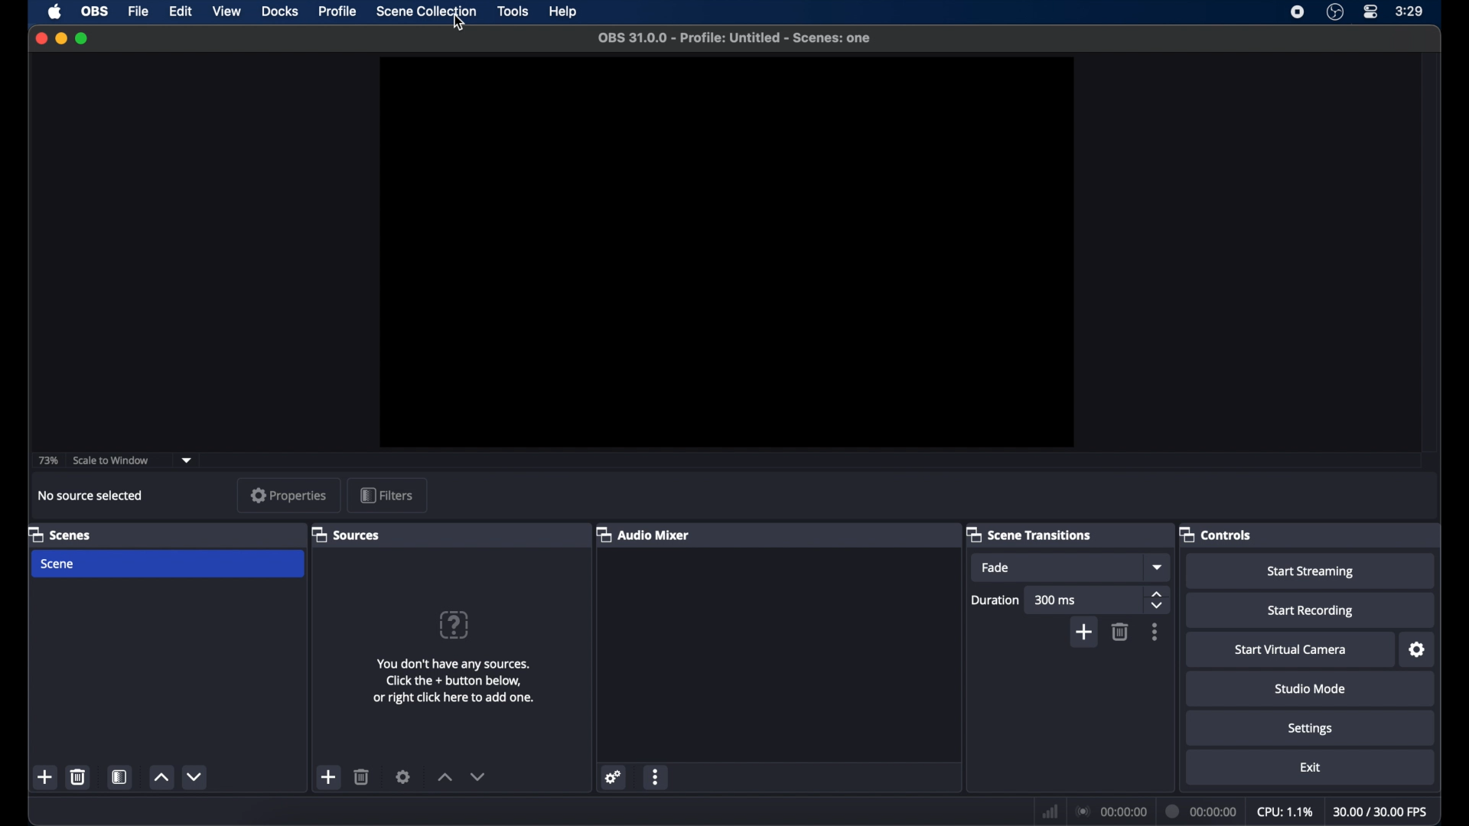 This screenshot has width=1469, height=826. What do you see at coordinates (1382, 811) in the screenshot?
I see `fps` at bounding box center [1382, 811].